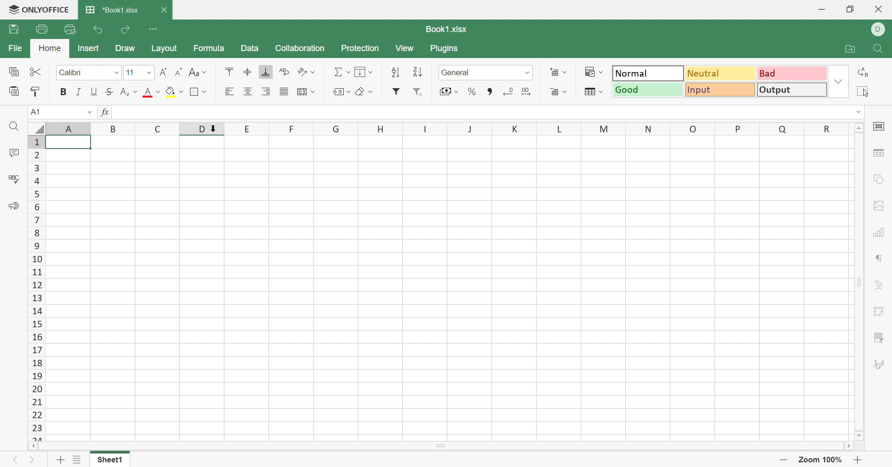 Image resolution: width=892 pixels, height=467 pixels. What do you see at coordinates (880, 206) in the screenshot?
I see `Image settings` at bounding box center [880, 206].